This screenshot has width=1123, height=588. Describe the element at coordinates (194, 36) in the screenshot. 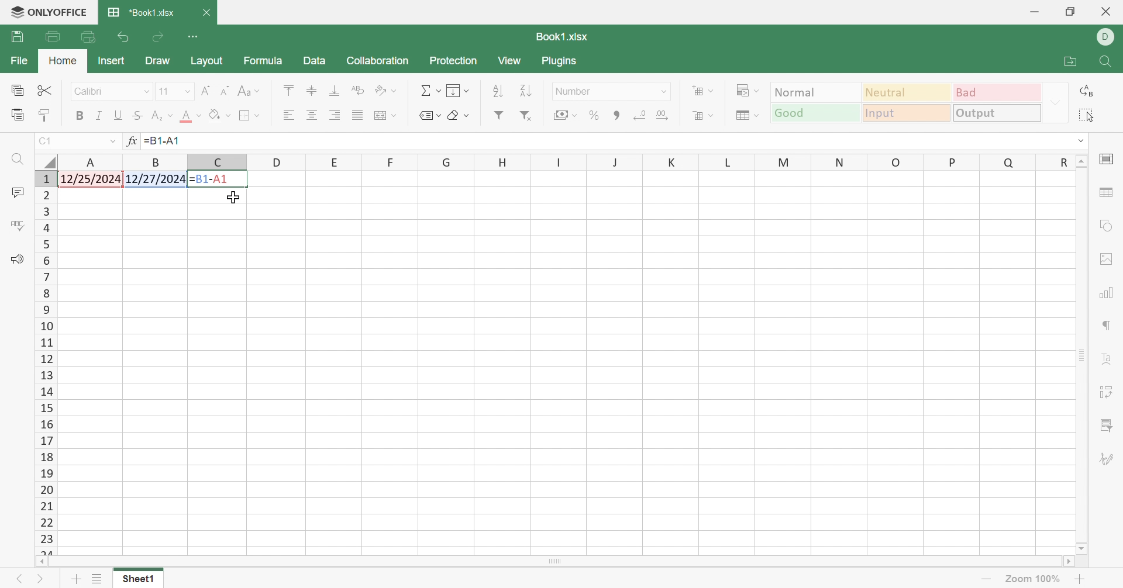

I see `Customize Quick Access Toolbar` at that location.